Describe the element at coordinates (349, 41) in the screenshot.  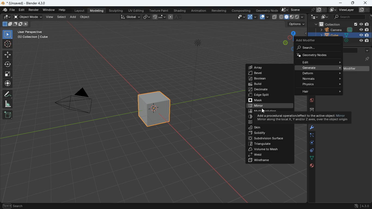
I see `` at that location.